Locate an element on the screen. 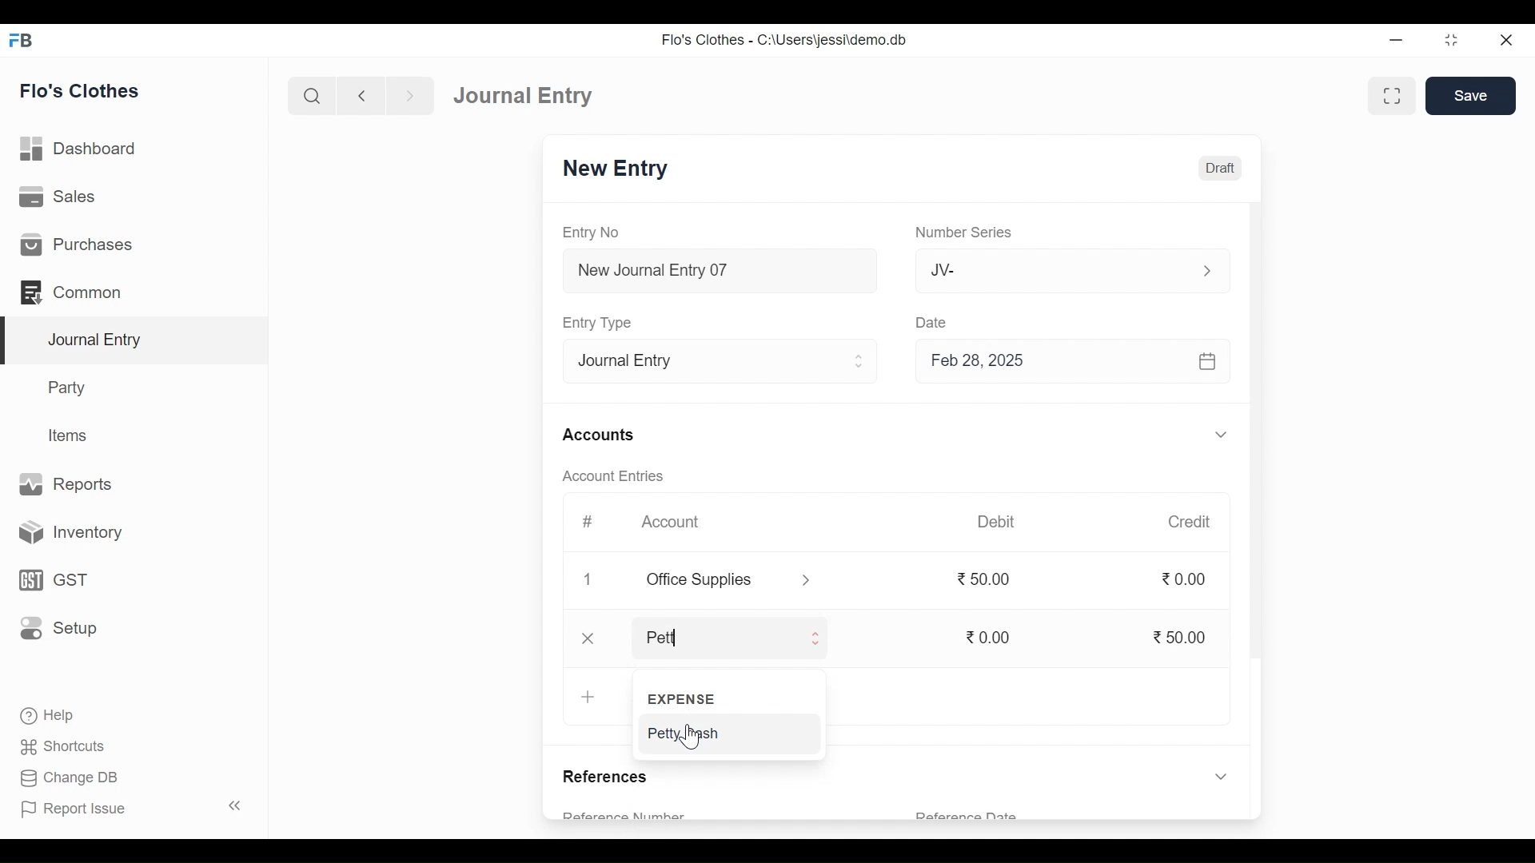  Journal Entry is located at coordinates (529, 95).